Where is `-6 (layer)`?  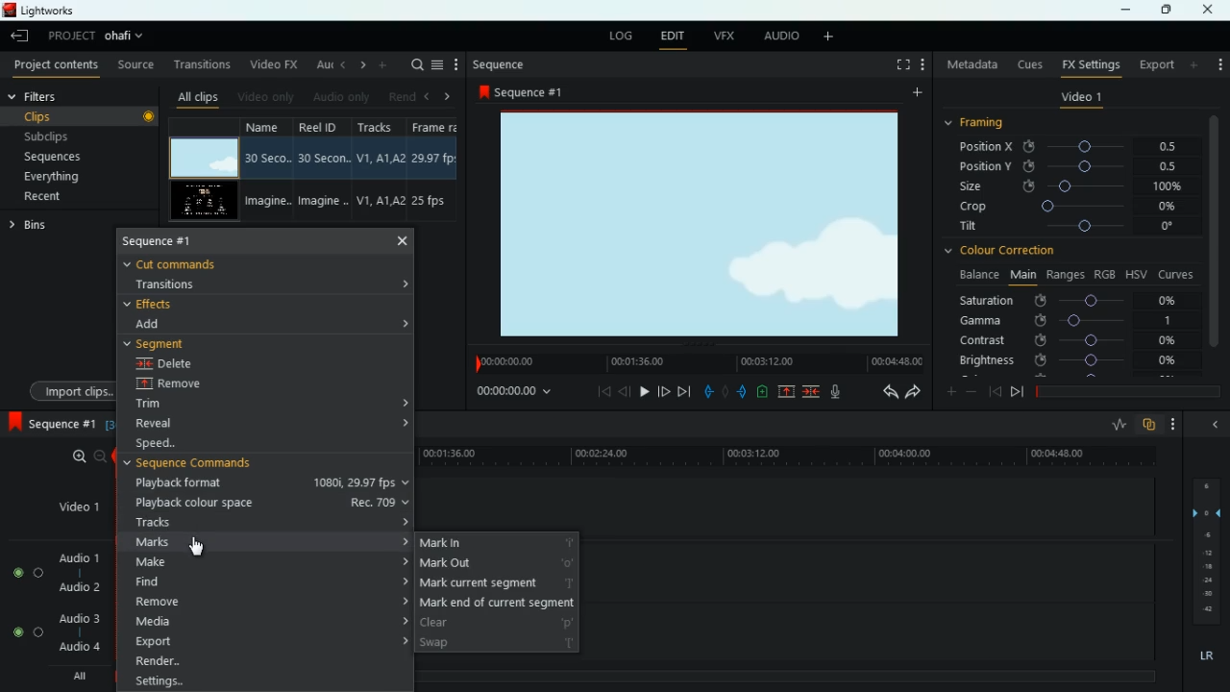
-6 (layer) is located at coordinates (1205, 534).